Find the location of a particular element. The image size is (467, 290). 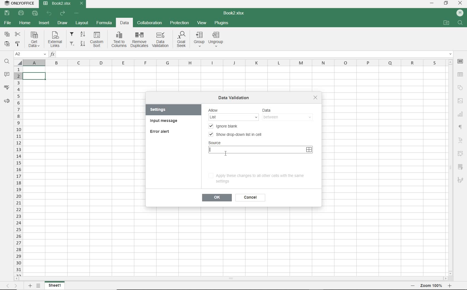

SIGNATURE is located at coordinates (460, 180).